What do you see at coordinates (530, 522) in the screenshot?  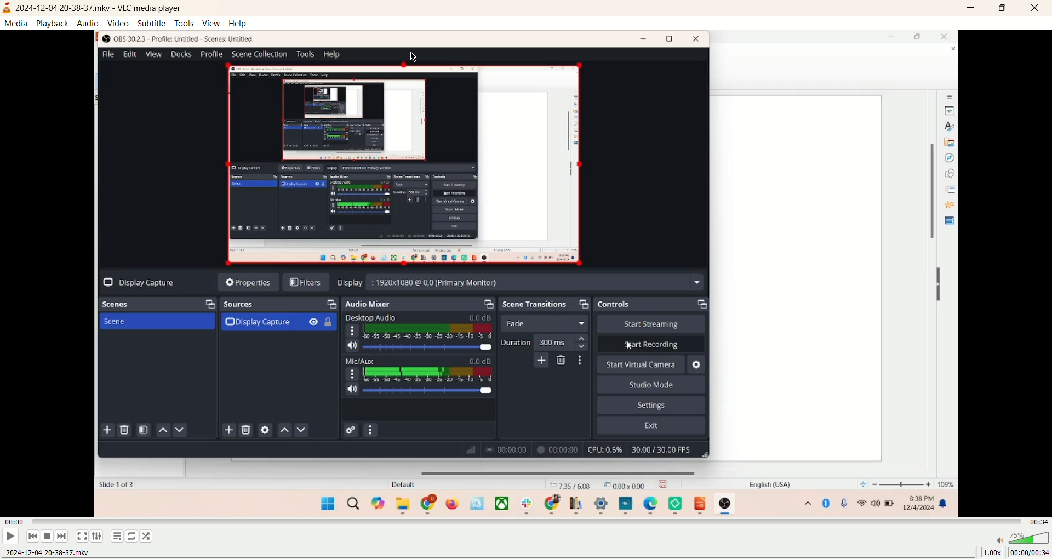 I see `progress bar` at bounding box center [530, 522].